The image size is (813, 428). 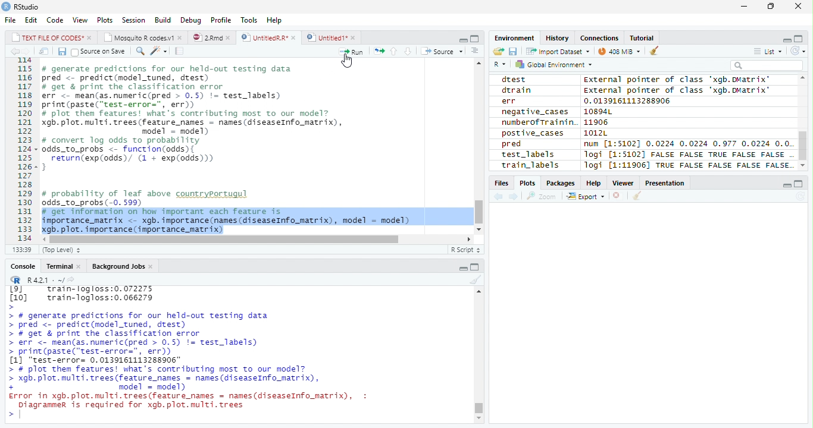 I want to click on 1:1, so click(x=23, y=249).